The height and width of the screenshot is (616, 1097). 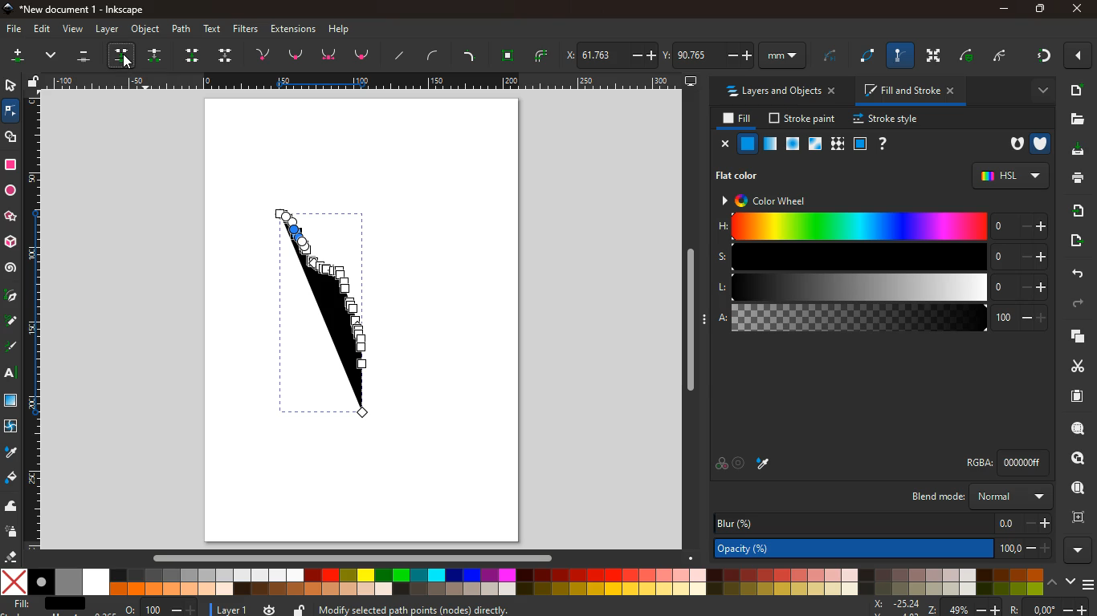 What do you see at coordinates (72, 30) in the screenshot?
I see `view` at bounding box center [72, 30].